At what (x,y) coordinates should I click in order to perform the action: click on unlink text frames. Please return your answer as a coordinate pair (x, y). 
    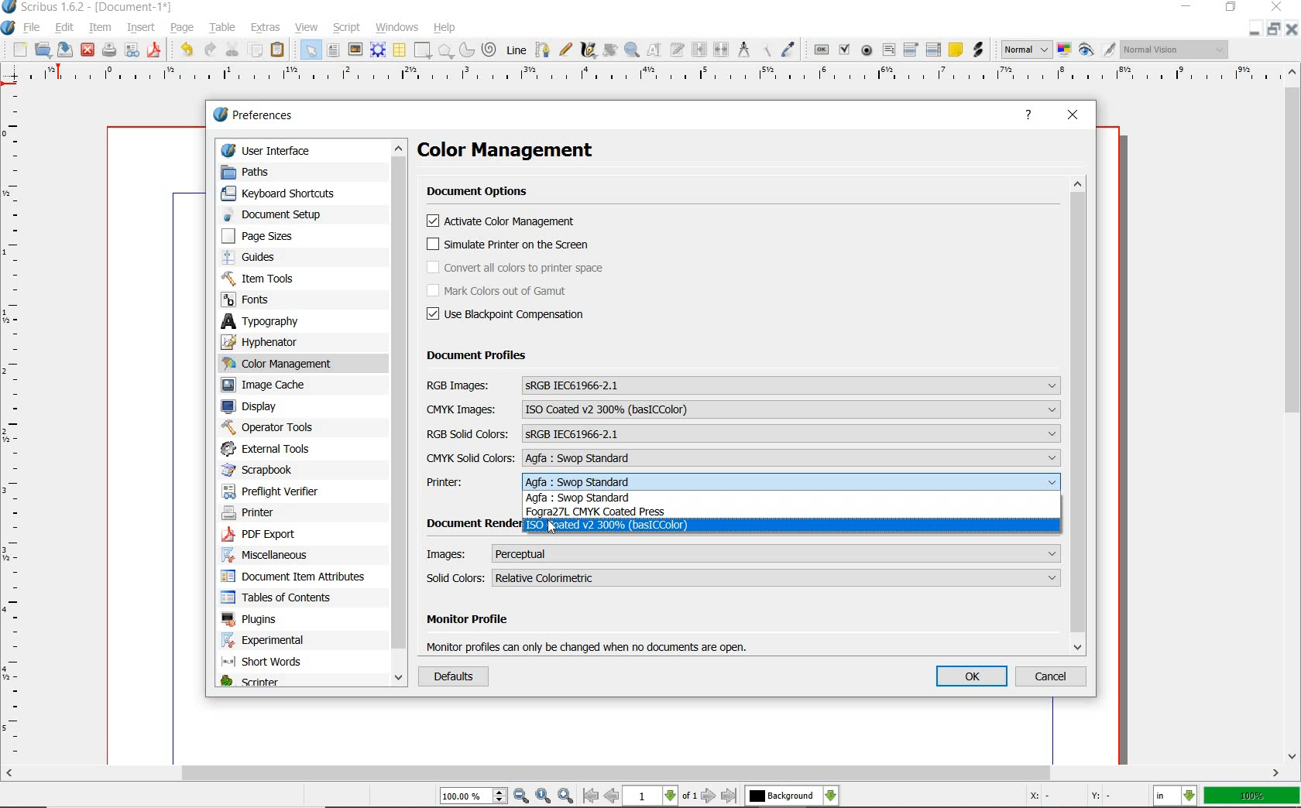
    Looking at the image, I should click on (720, 51).